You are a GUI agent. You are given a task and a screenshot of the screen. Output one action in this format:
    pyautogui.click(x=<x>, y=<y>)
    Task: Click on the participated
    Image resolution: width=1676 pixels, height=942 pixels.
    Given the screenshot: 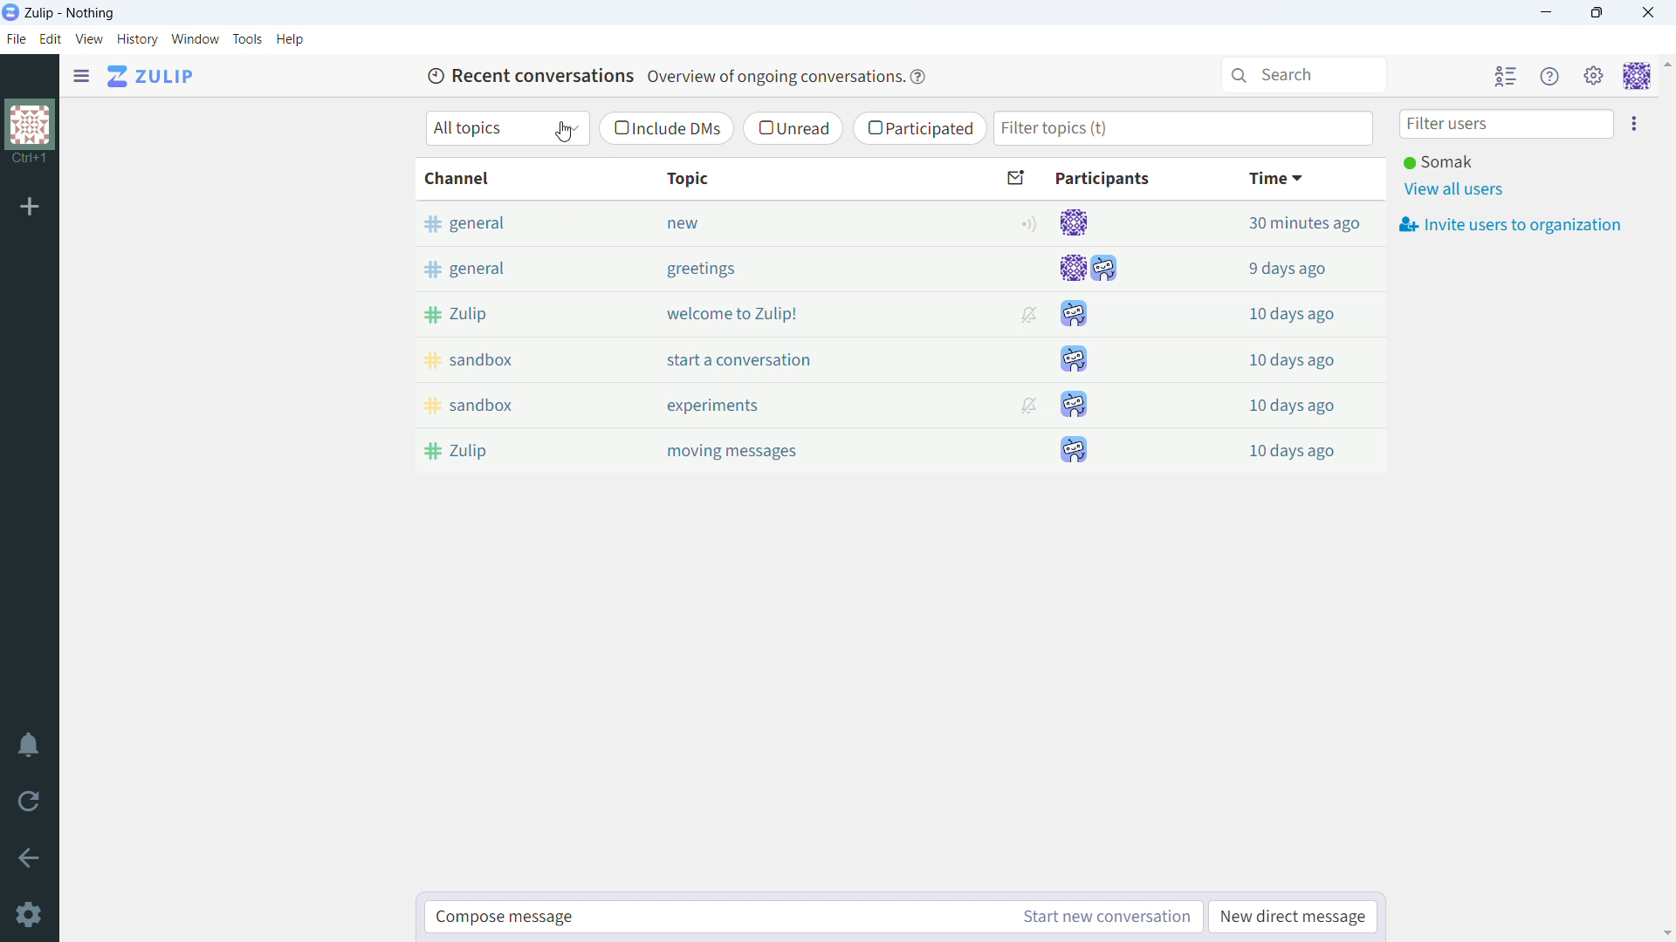 What is the action you would take?
    pyautogui.click(x=919, y=128)
    